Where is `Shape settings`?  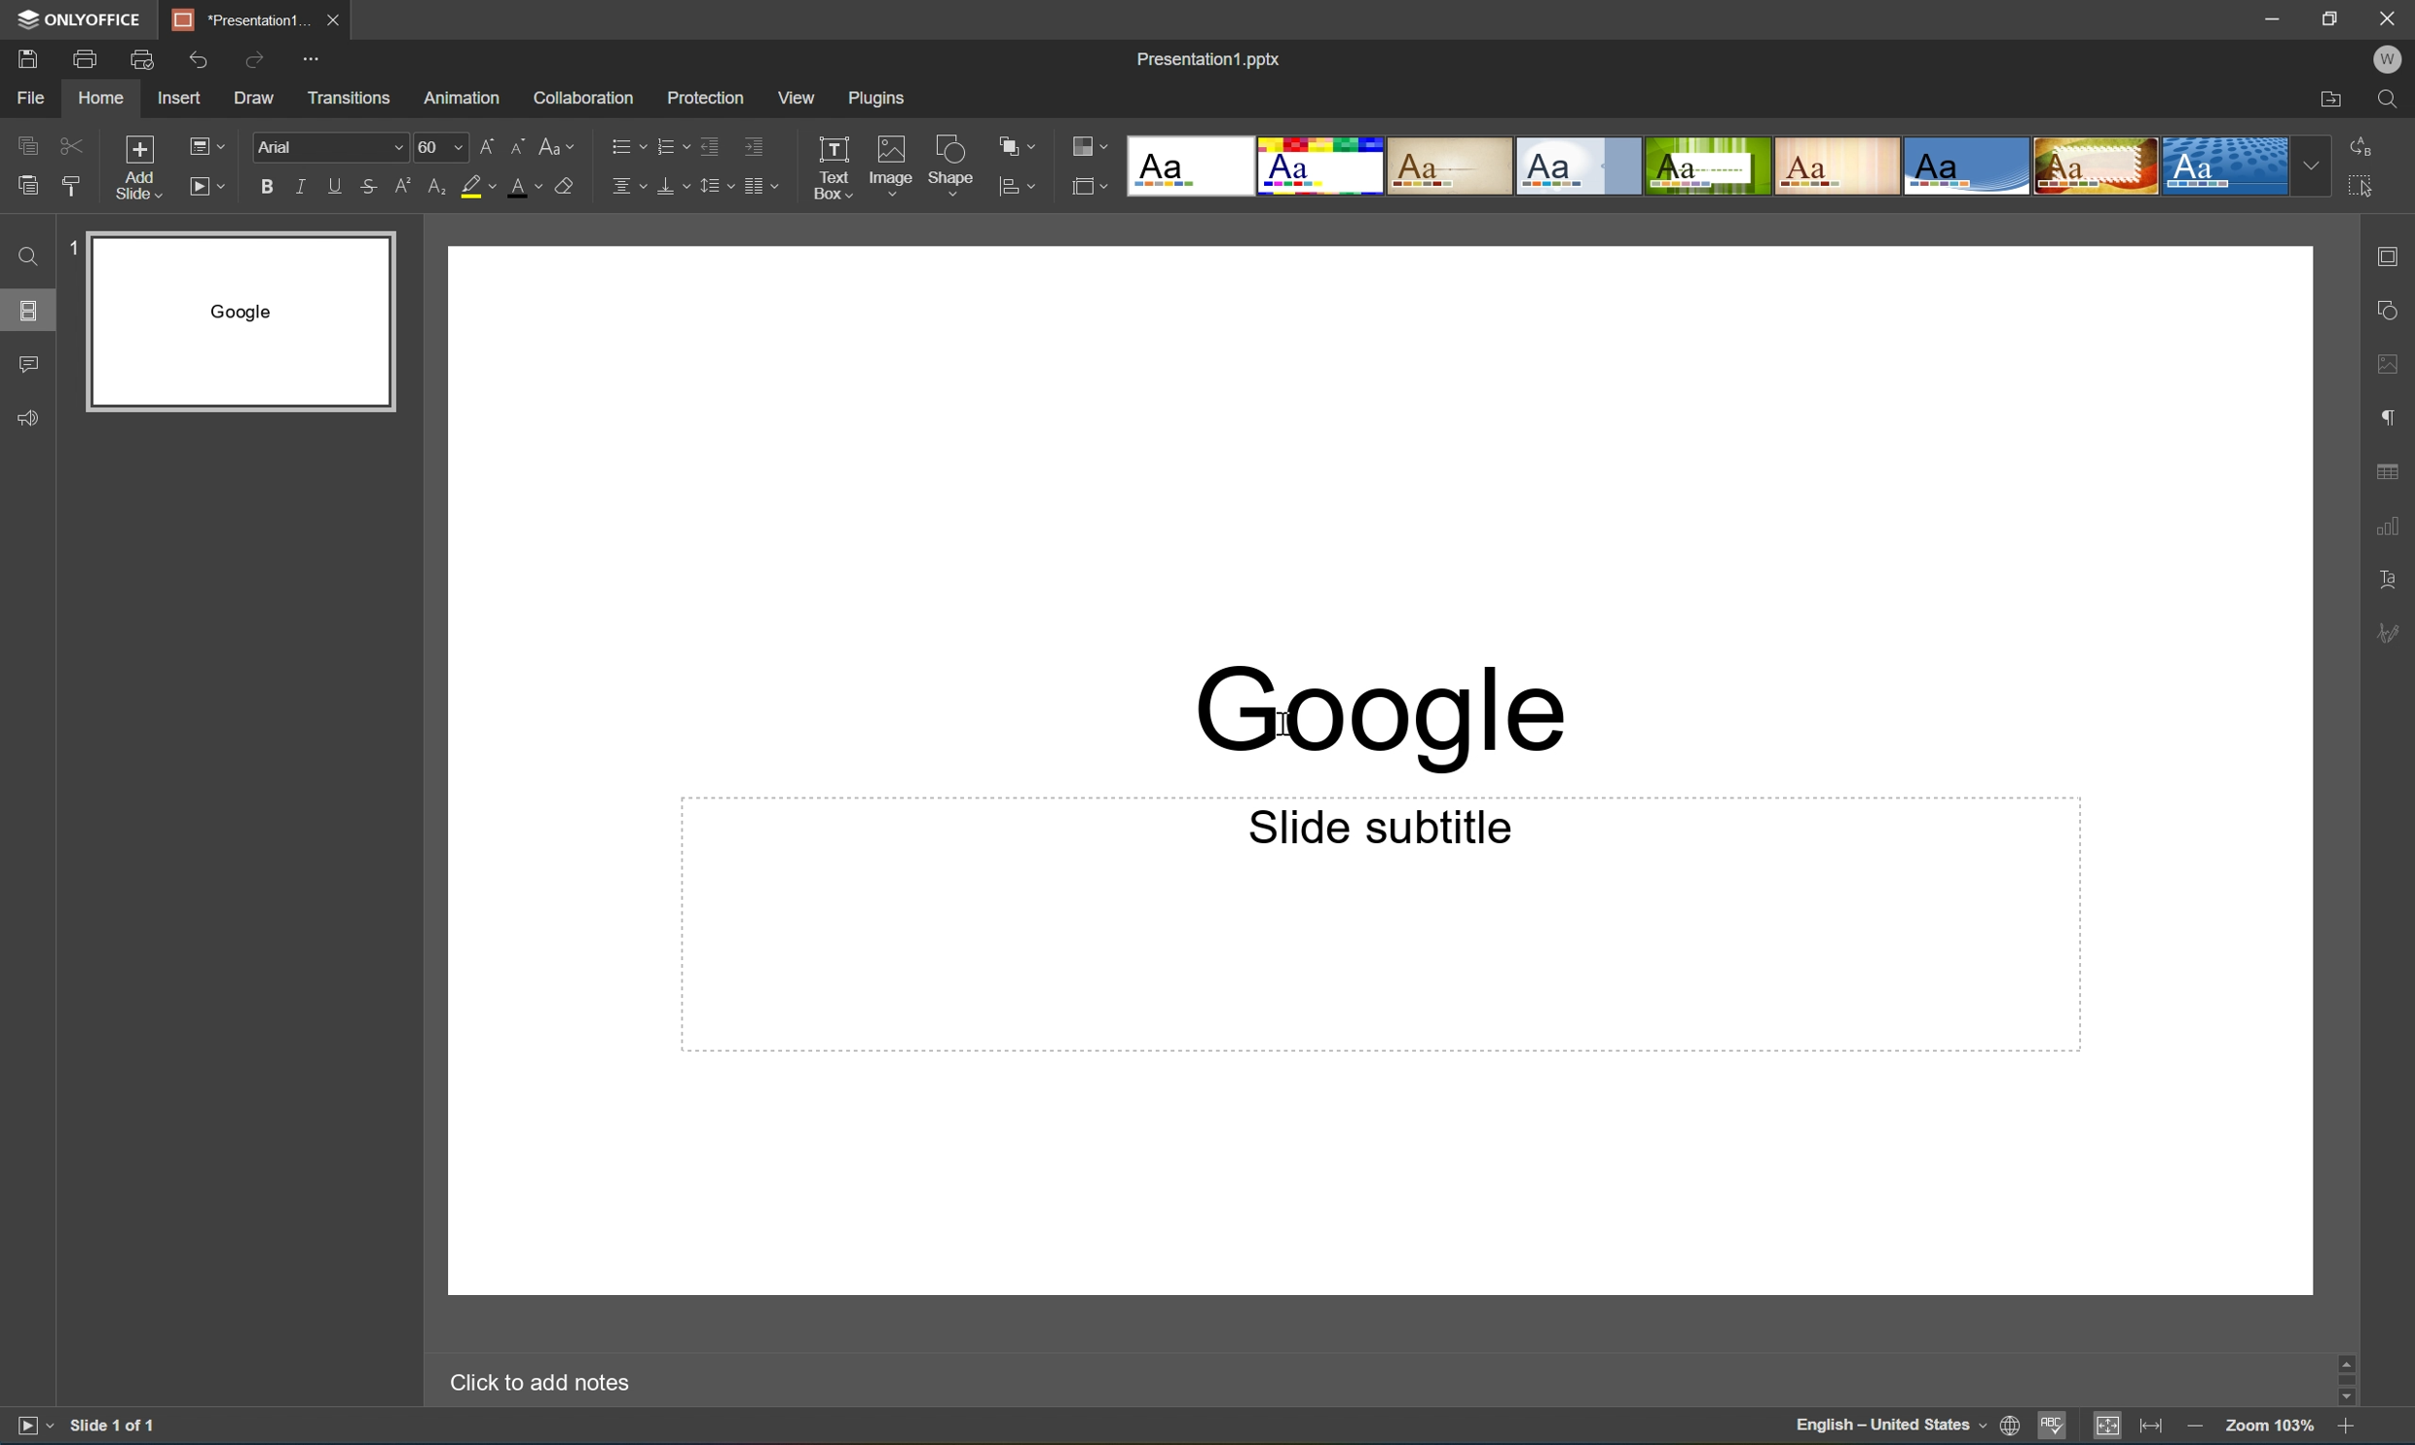
Shape settings is located at coordinates (2391, 311).